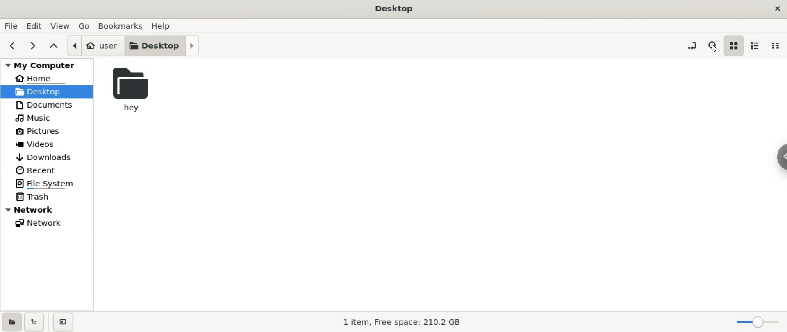 The width and height of the screenshot is (787, 332). What do you see at coordinates (779, 156) in the screenshot?
I see `sidebar` at bounding box center [779, 156].